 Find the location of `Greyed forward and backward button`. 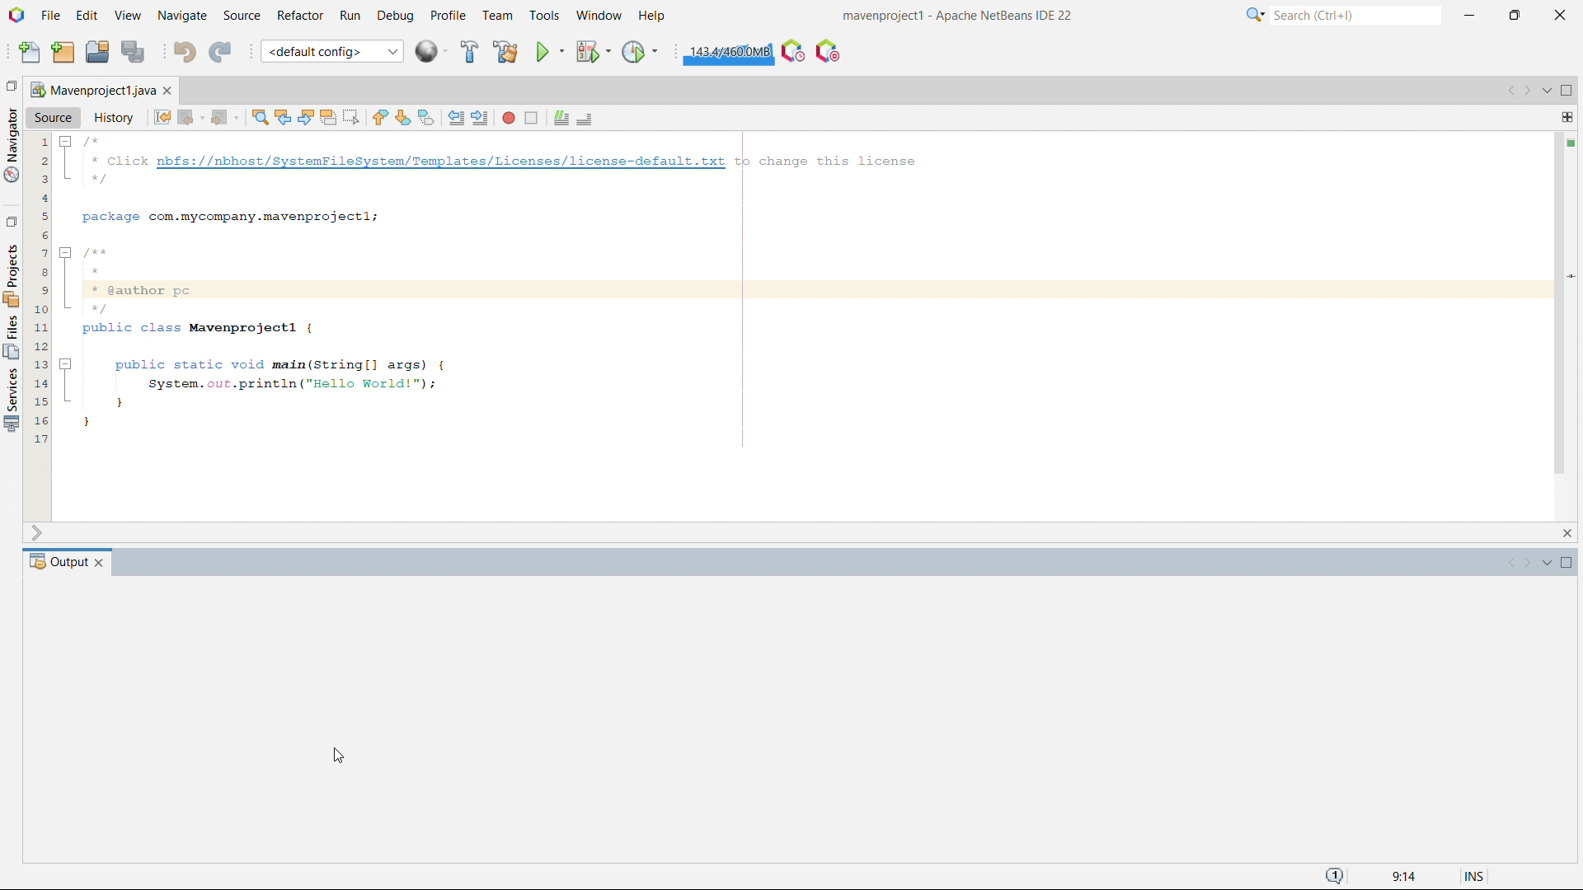

Greyed forward and backward button is located at coordinates (1518, 564).